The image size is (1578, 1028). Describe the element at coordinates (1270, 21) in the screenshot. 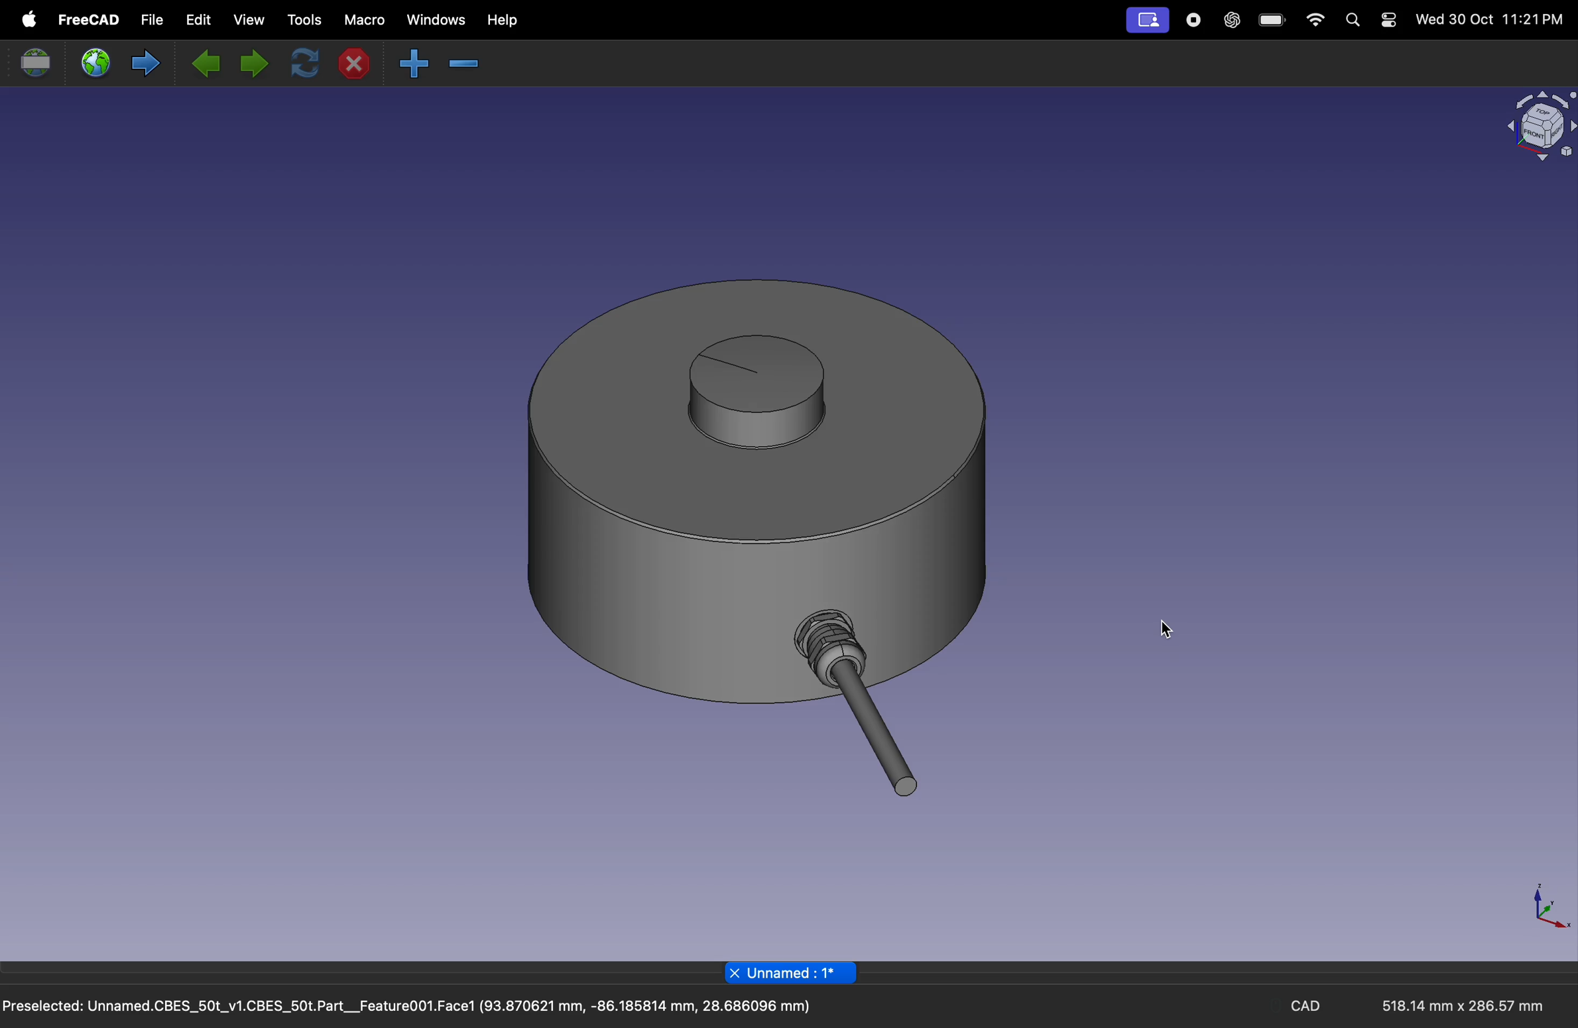

I see `battery` at that location.